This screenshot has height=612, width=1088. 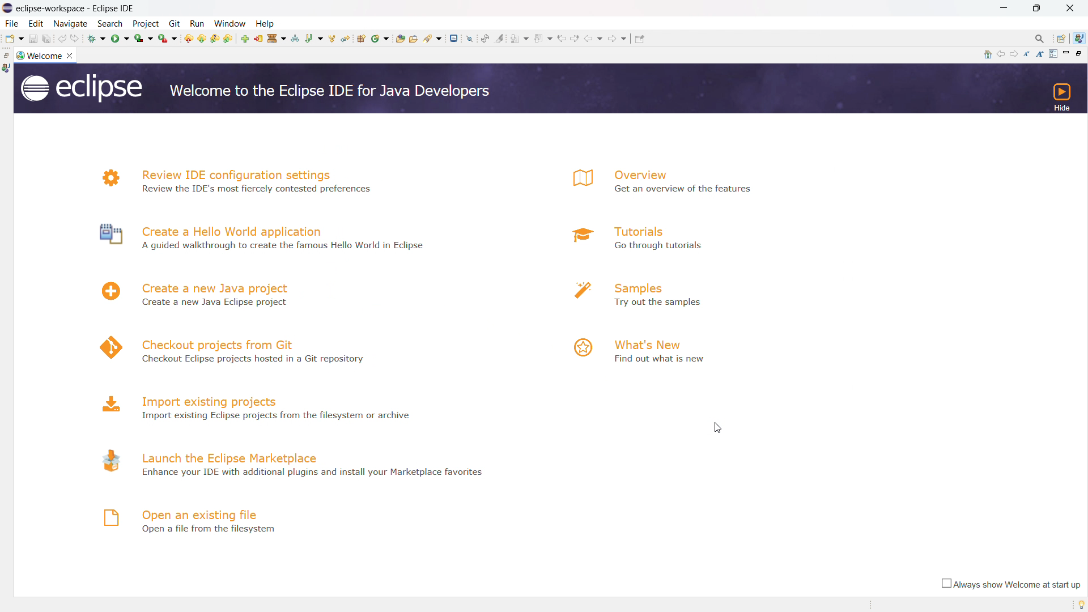 I want to click on restore, so click(x=1081, y=53).